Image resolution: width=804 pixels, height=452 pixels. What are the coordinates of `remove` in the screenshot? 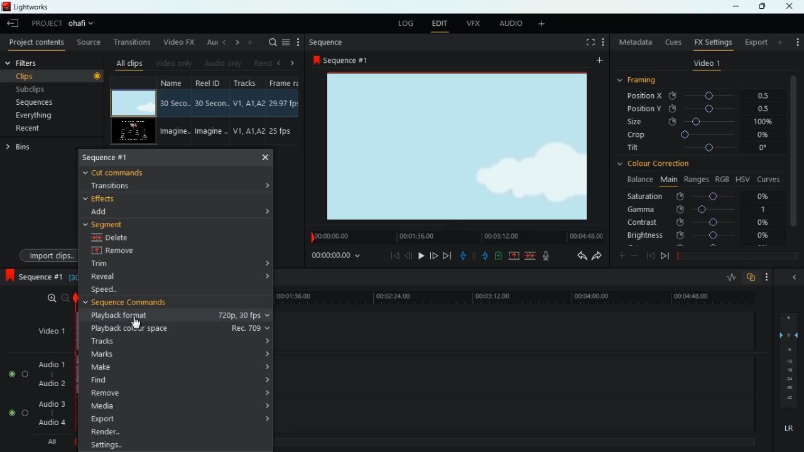 It's located at (119, 250).